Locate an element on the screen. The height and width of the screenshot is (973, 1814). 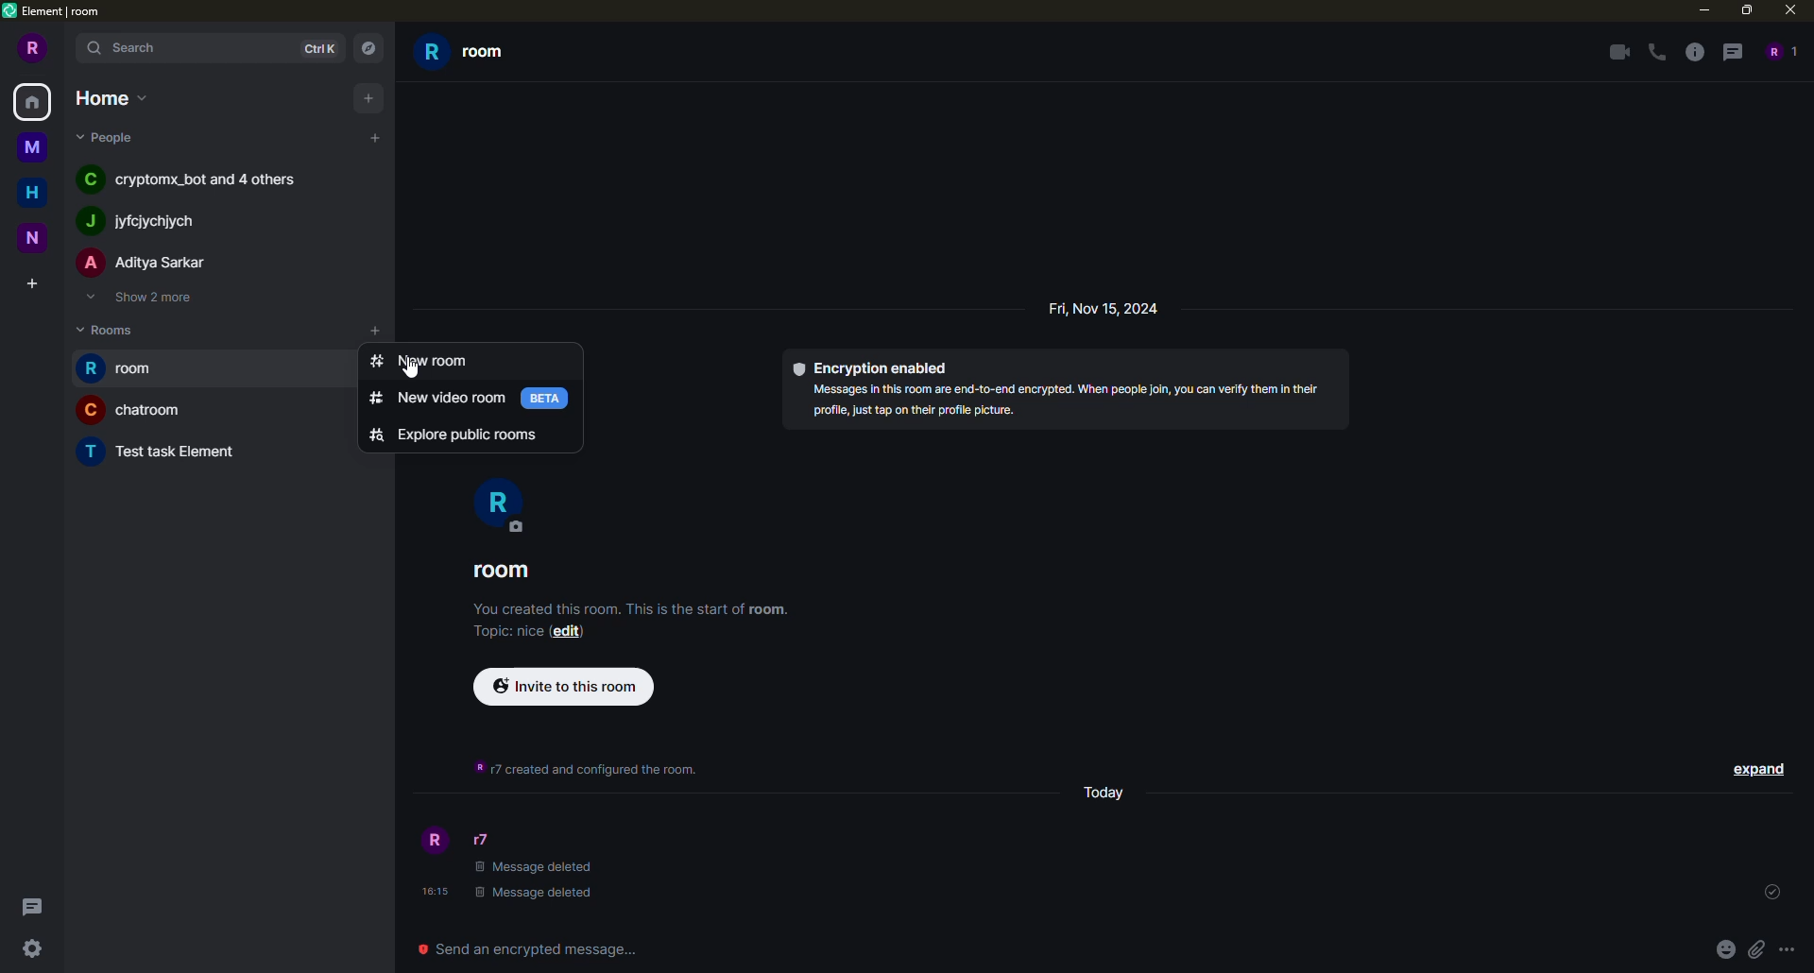
home is located at coordinates (37, 194).